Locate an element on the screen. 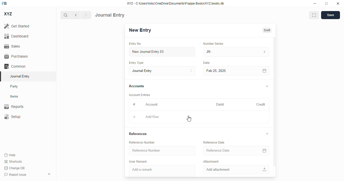  add a remark is located at coordinates (162, 171).